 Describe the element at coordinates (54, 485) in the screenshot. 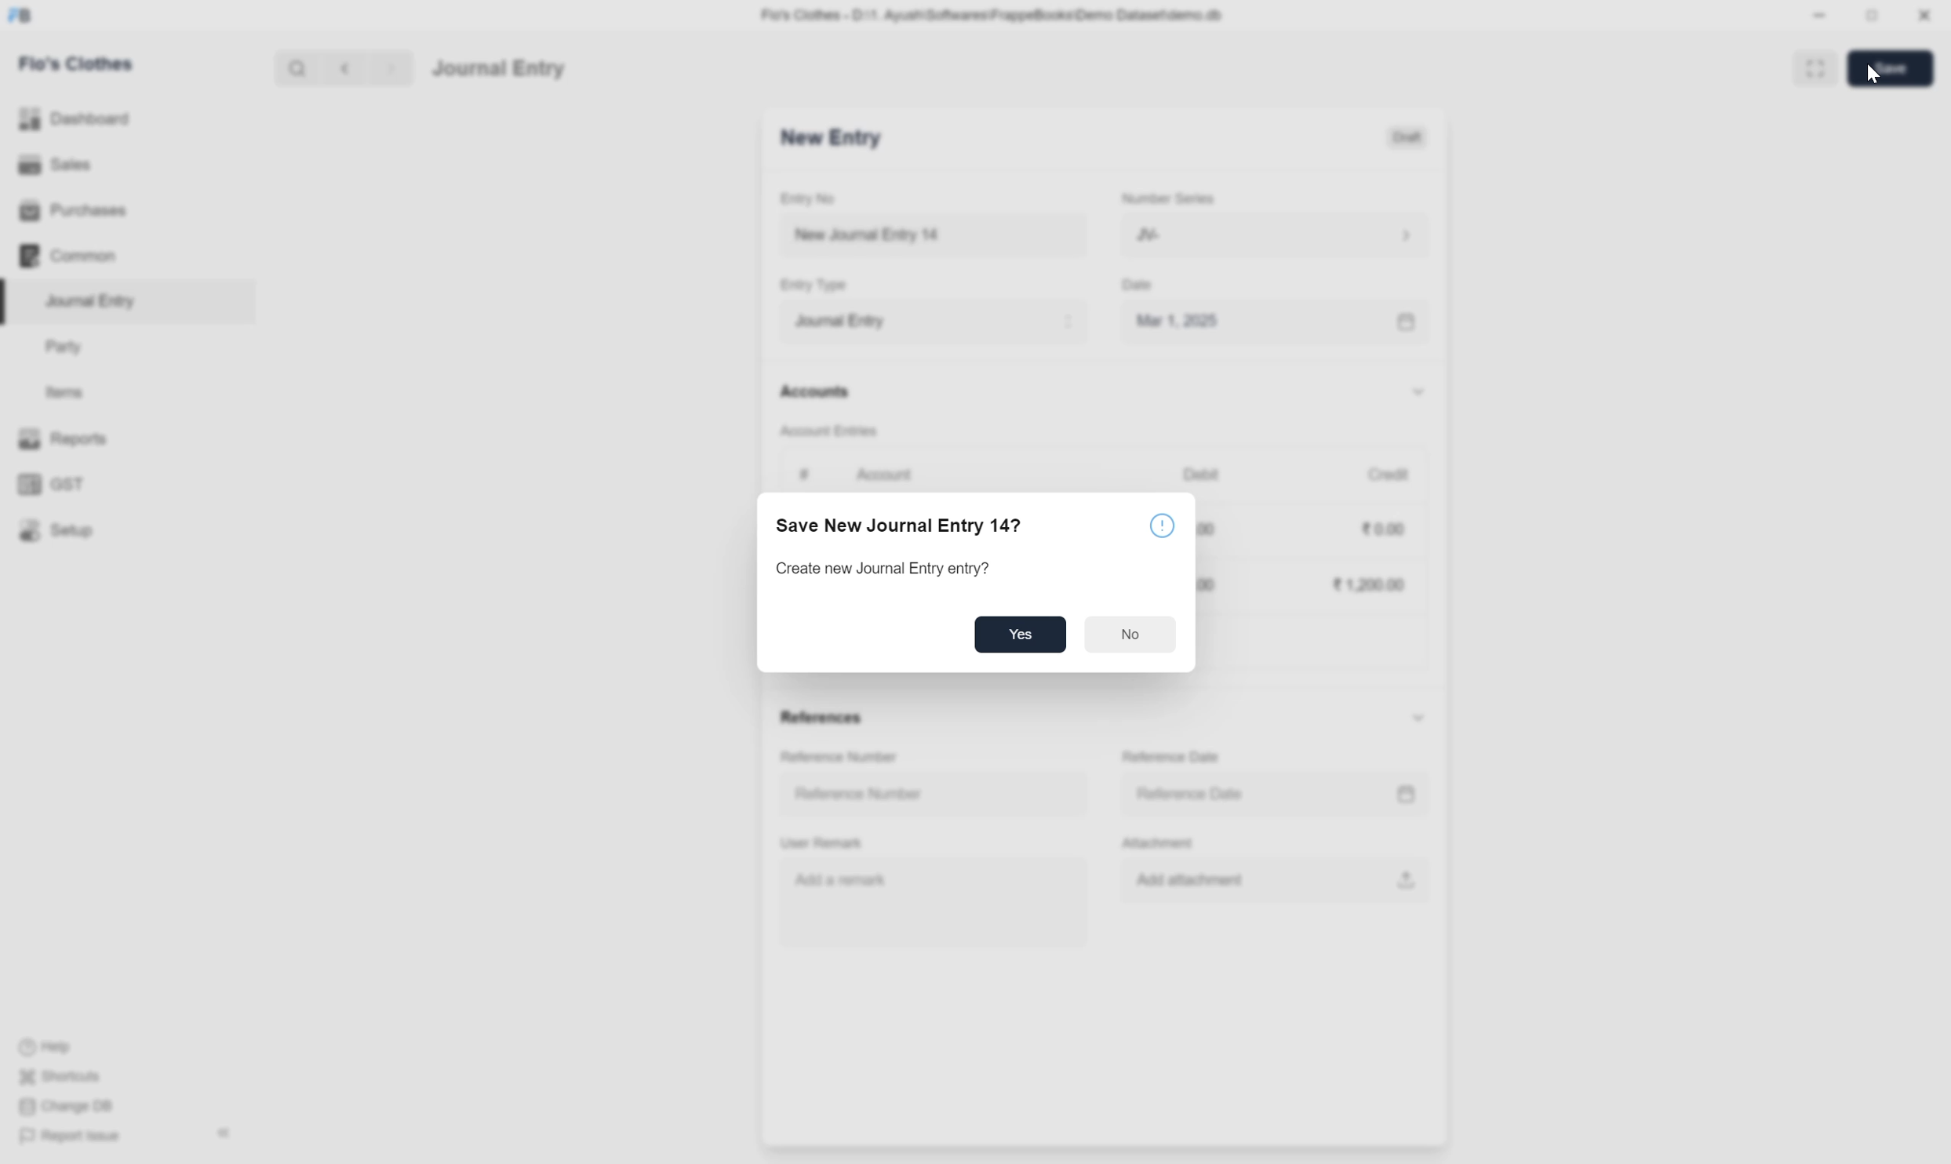

I see `GST` at that location.